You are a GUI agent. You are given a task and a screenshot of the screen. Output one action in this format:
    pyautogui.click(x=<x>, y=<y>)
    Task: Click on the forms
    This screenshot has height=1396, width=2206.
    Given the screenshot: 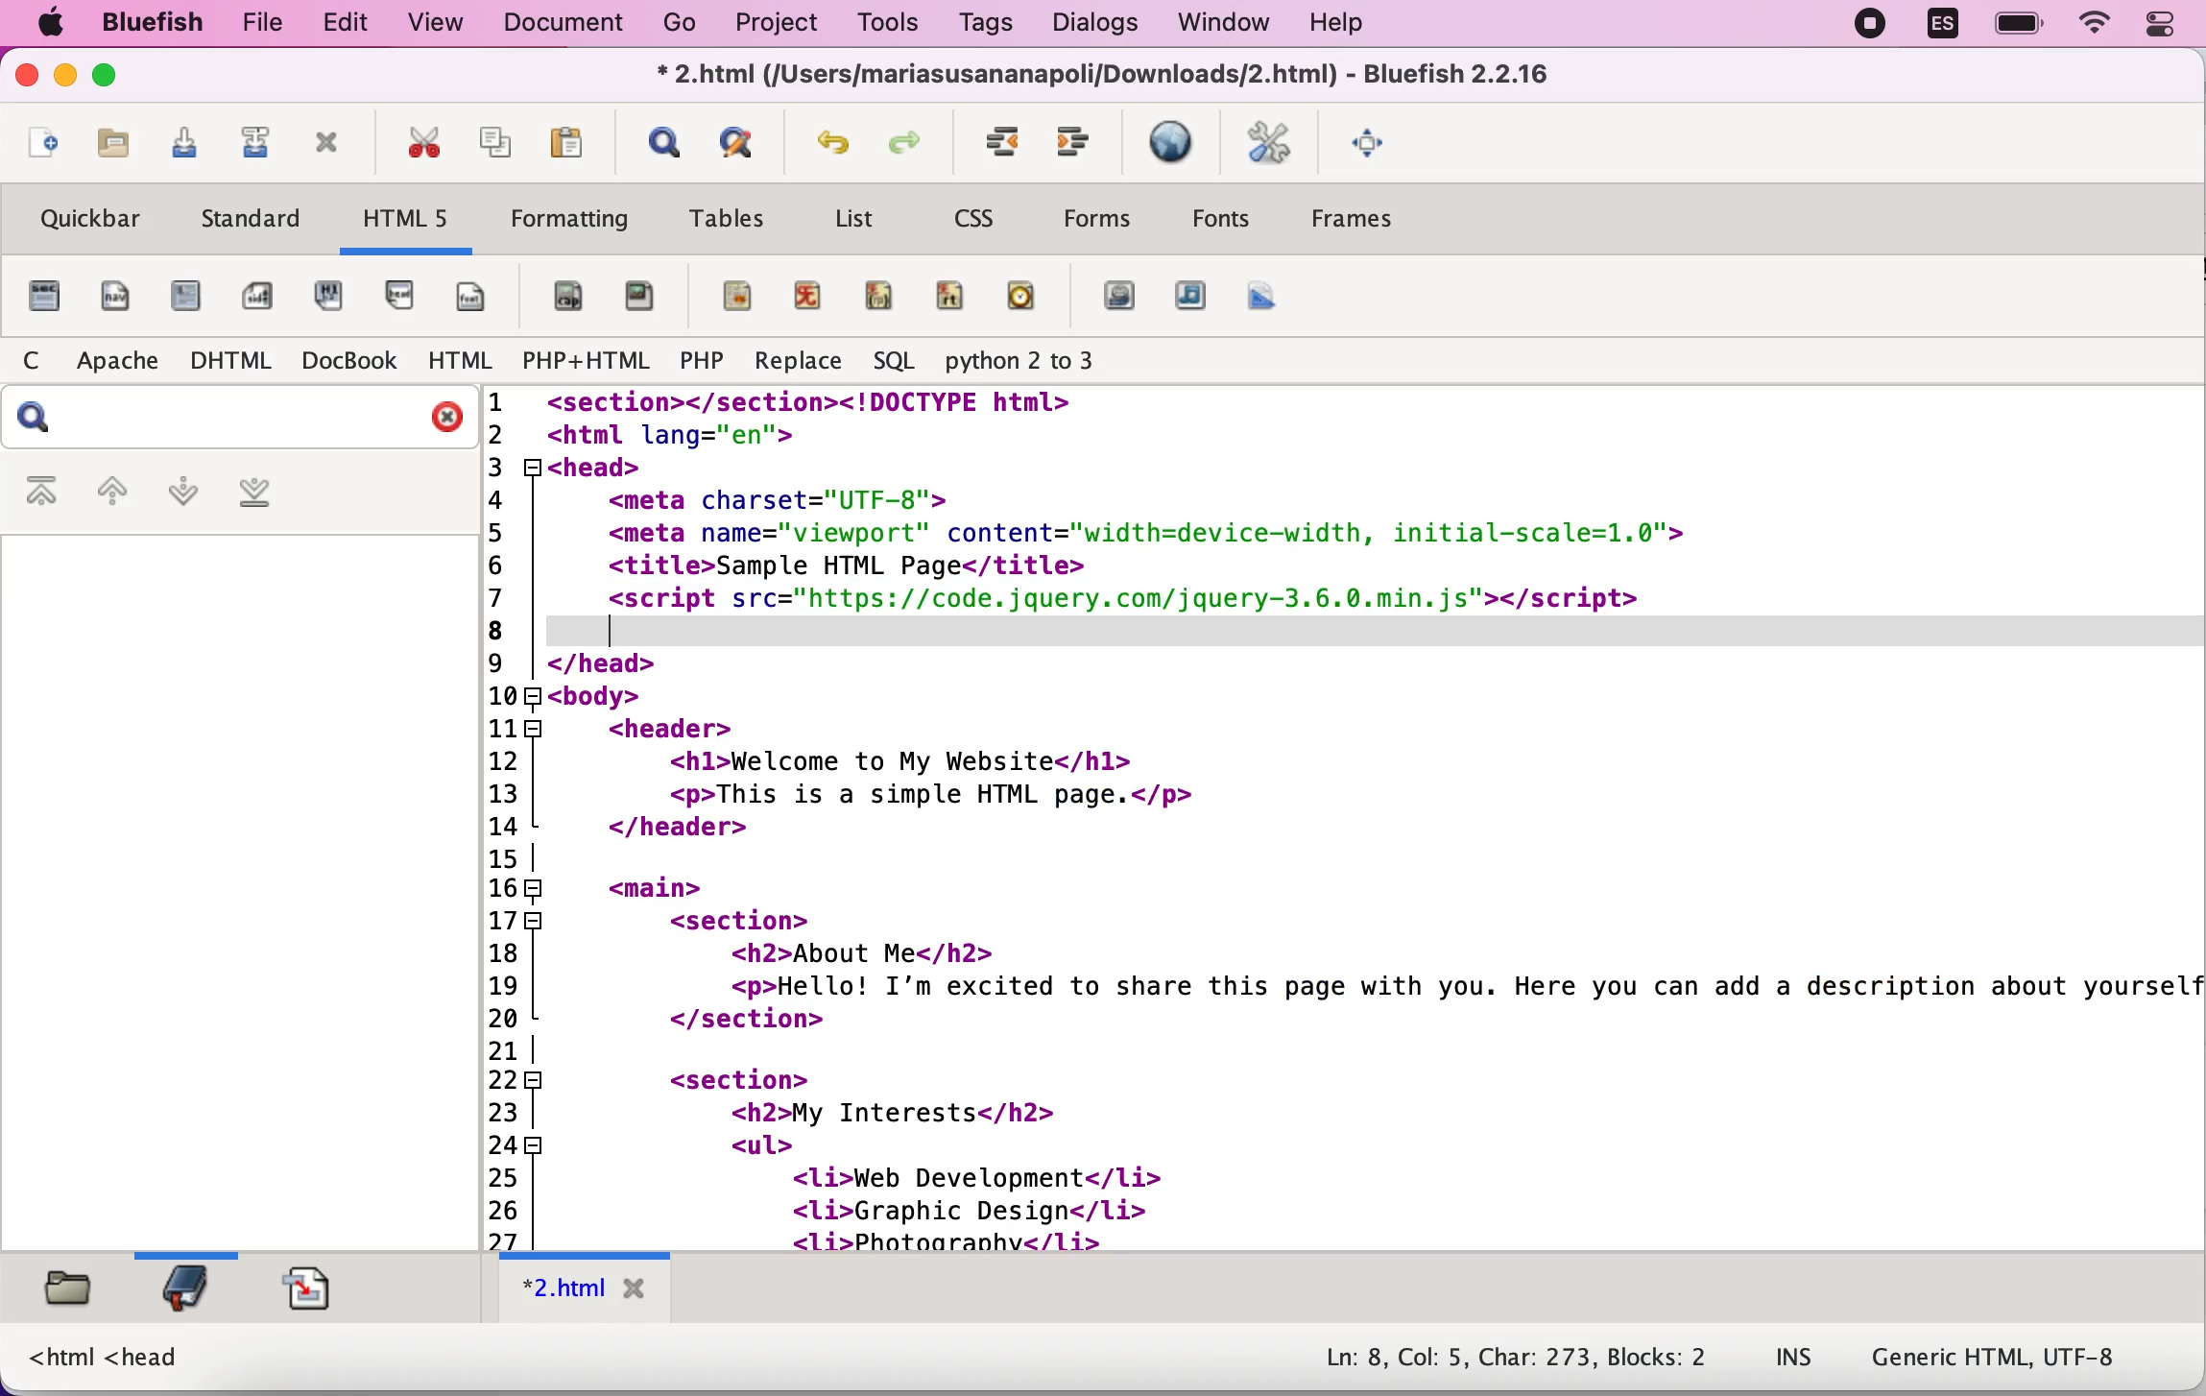 What is the action you would take?
    pyautogui.click(x=1105, y=219)
    